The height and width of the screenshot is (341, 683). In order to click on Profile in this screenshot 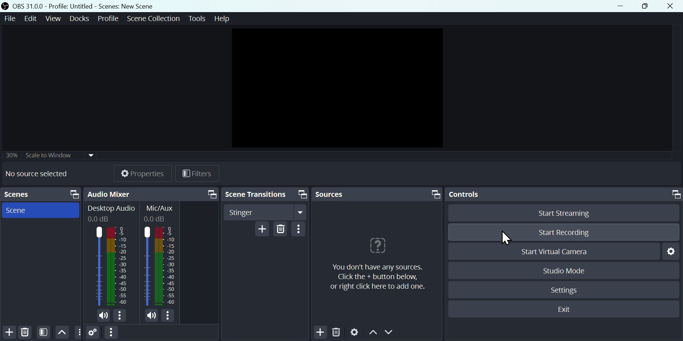, I will do `click(108, 19)`.